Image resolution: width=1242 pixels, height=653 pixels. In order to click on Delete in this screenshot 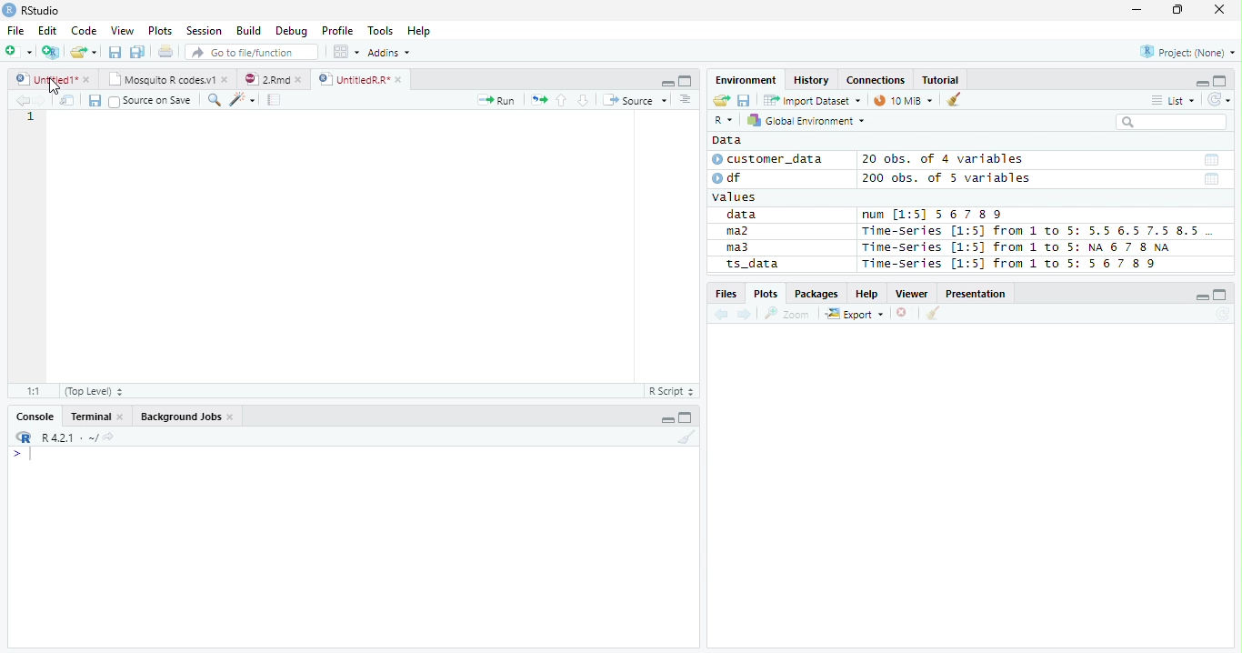, I will do `click(905, 314)`.